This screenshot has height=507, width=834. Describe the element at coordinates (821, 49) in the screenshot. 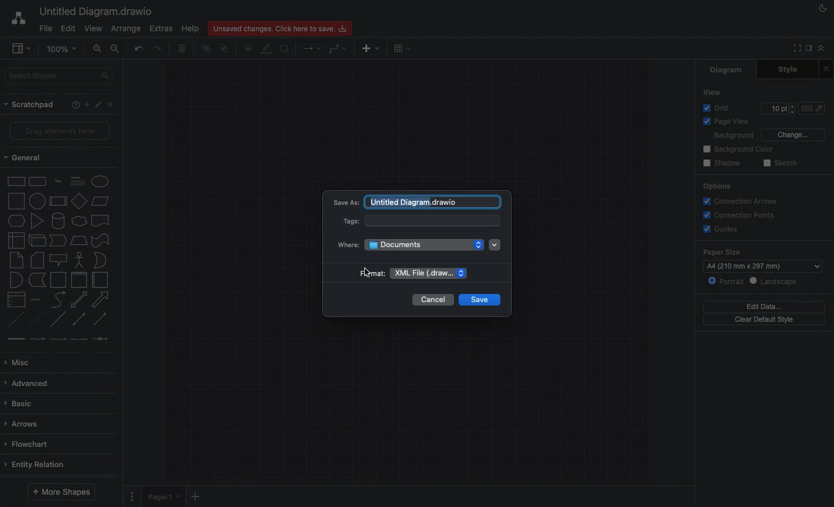

I see `Collapse` at that location.